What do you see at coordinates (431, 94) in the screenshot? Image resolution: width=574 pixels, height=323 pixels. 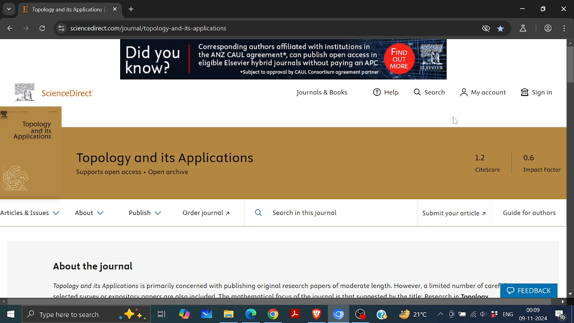 I see `search` at bounding box center [431, 94].